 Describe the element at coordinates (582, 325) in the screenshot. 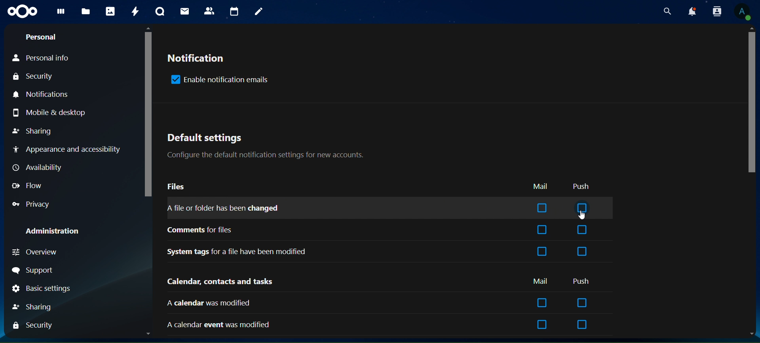

I see `box` at that location.